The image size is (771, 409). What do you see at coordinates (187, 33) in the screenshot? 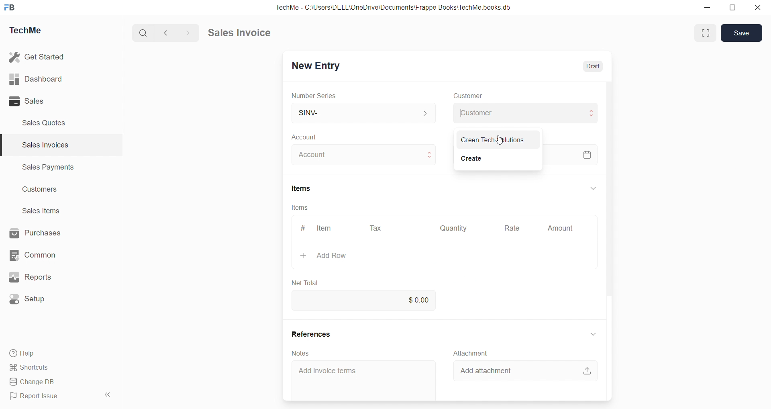
I see `forward` at bounding box center [187, 33].